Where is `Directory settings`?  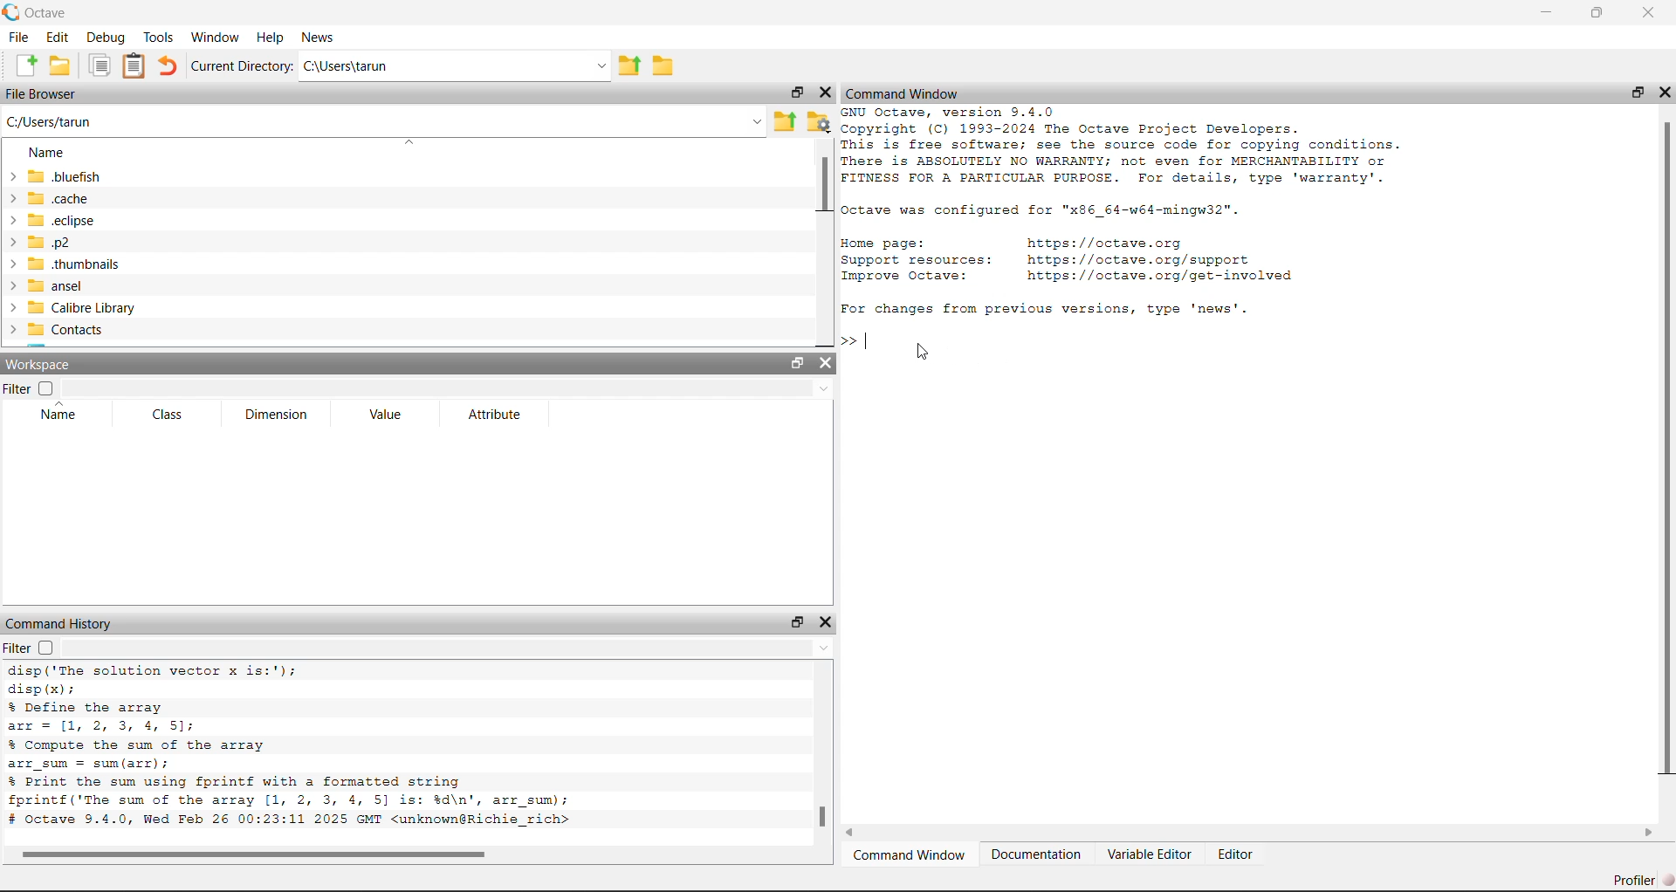
Directory settings is located at coordinates (820, 121).